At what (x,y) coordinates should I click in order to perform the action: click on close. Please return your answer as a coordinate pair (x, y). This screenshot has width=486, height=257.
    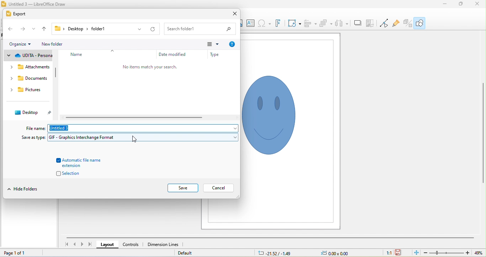
    Looking at the image, I should click on (477, 5).